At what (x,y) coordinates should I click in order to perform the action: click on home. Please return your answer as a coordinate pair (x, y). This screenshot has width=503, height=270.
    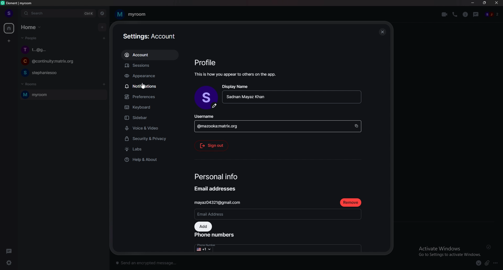
    Looking at the image, I should click on (32, 27).